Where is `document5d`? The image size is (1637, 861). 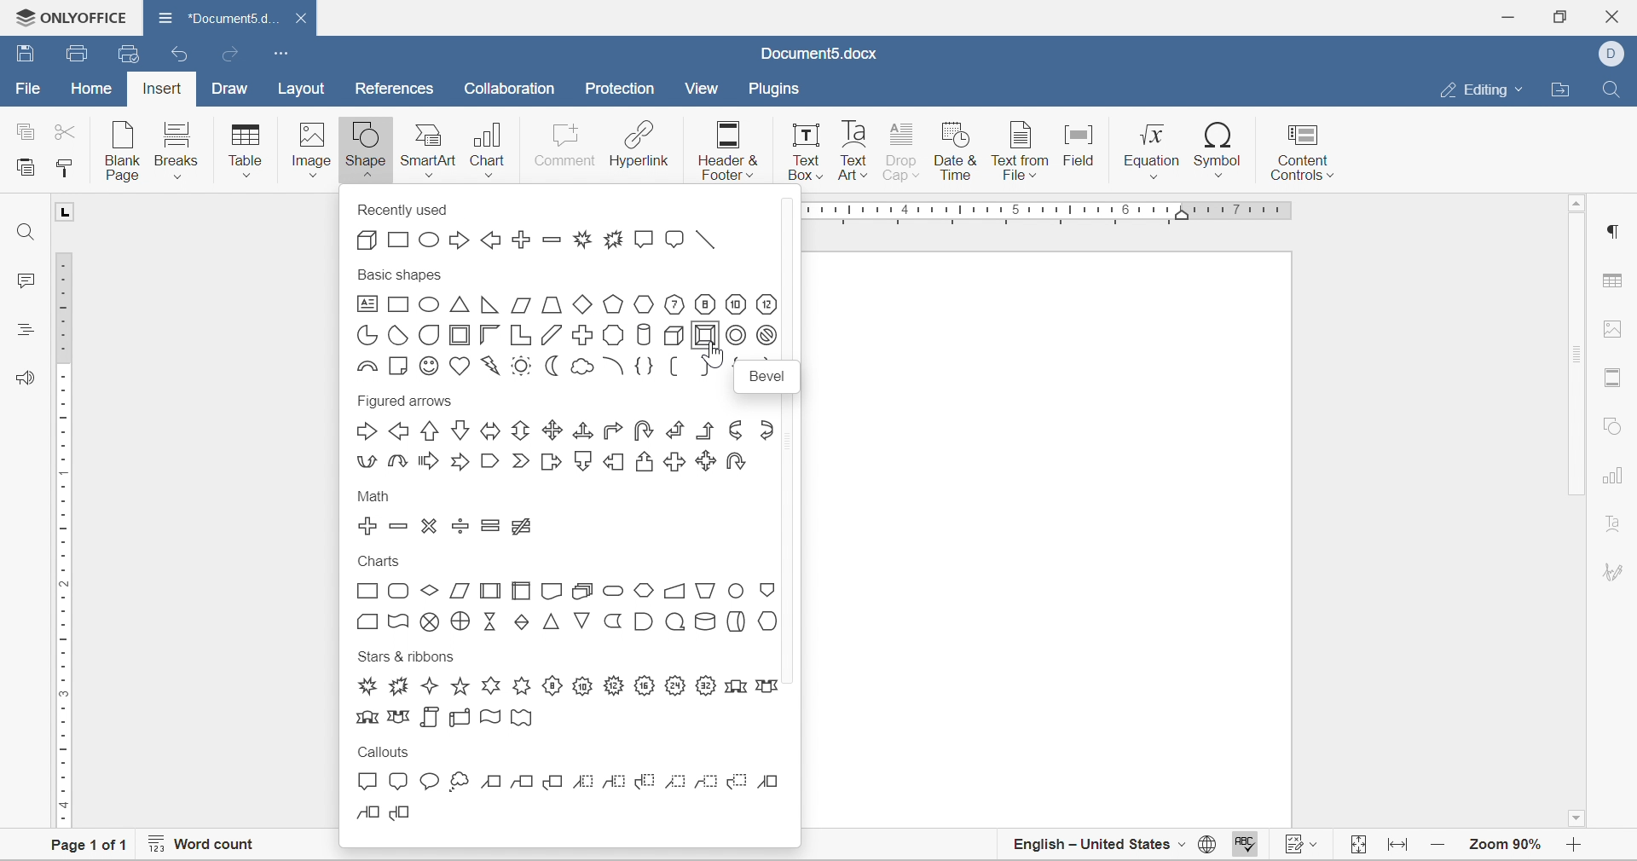 document5d is located at coordinates (222, 15).